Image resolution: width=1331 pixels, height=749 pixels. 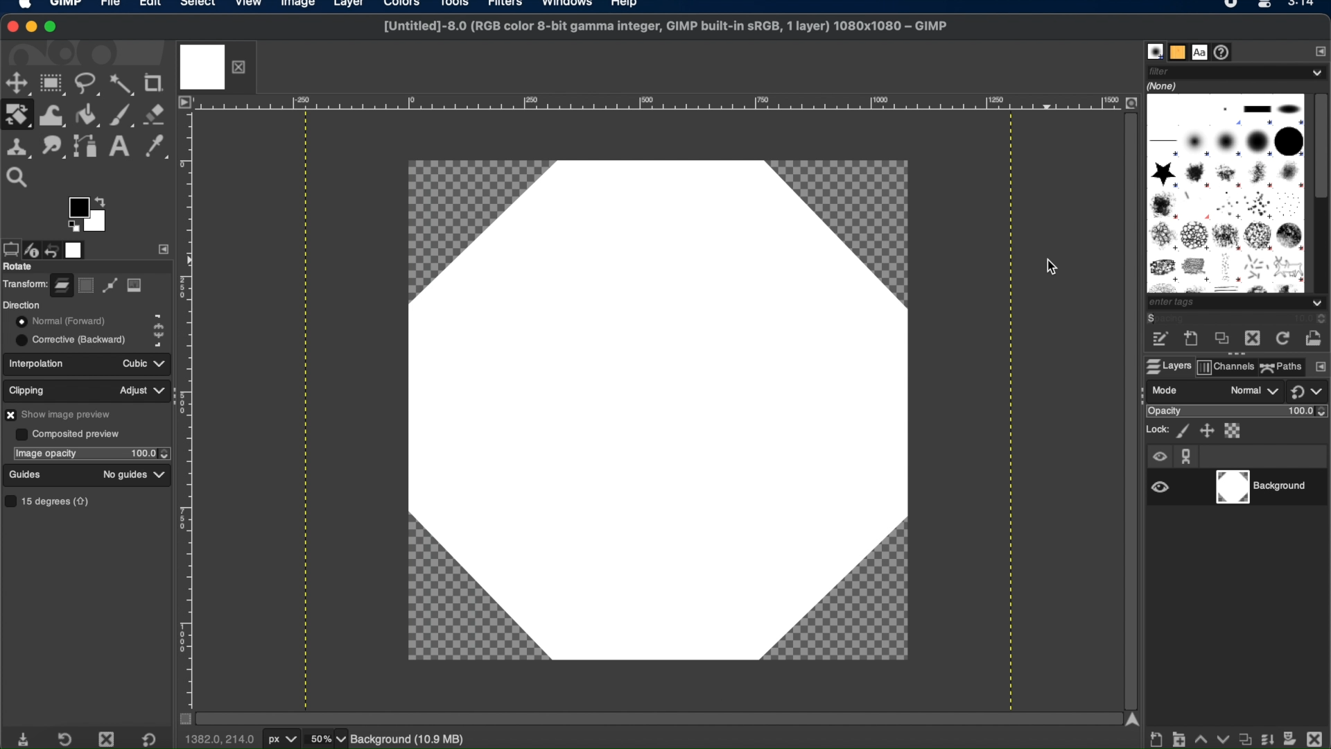 What do you see at coordinates (1129, 407) in the screenshot?
I see `scroll bar` at bounding box center [1129, 407].